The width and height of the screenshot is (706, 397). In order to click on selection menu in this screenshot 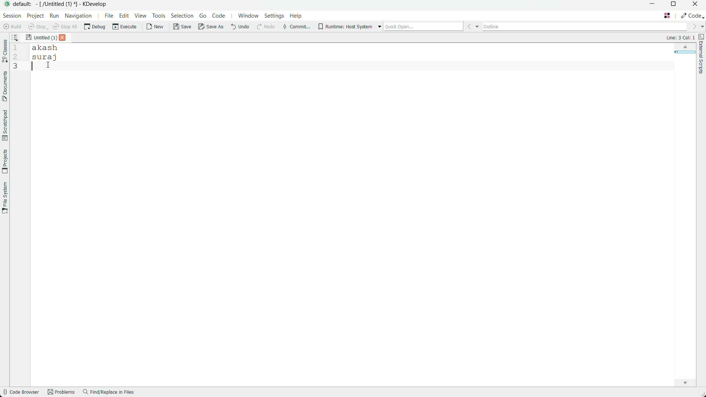, I will do `click(183, 17)`.